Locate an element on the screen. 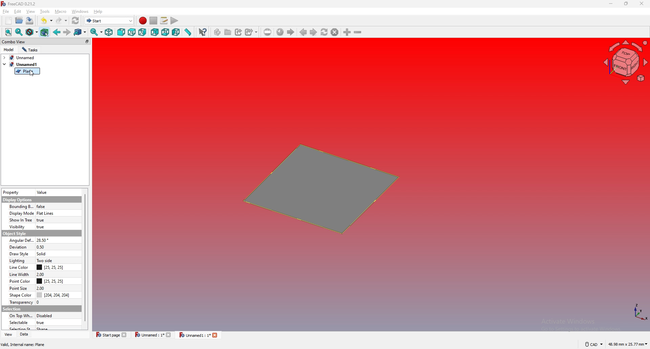 This screenshot has height=349, width=650. line width is located at coordinates (18, 275).